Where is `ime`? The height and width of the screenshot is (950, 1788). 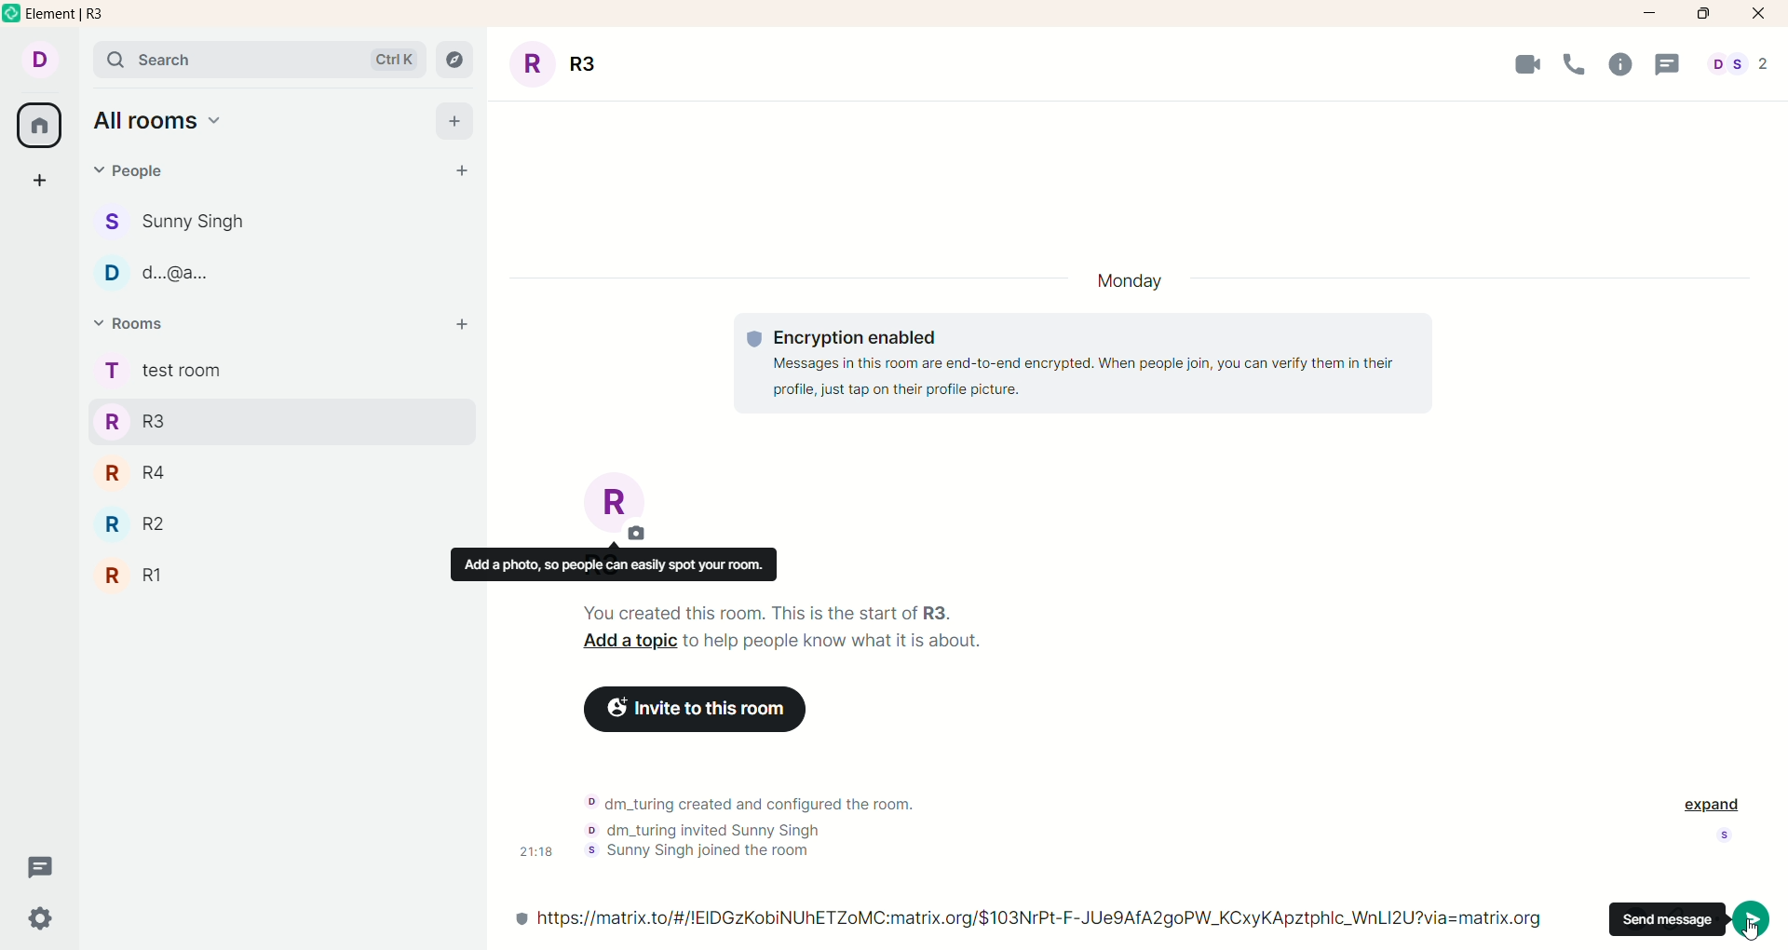 ime is located at coordinates (534, 854).